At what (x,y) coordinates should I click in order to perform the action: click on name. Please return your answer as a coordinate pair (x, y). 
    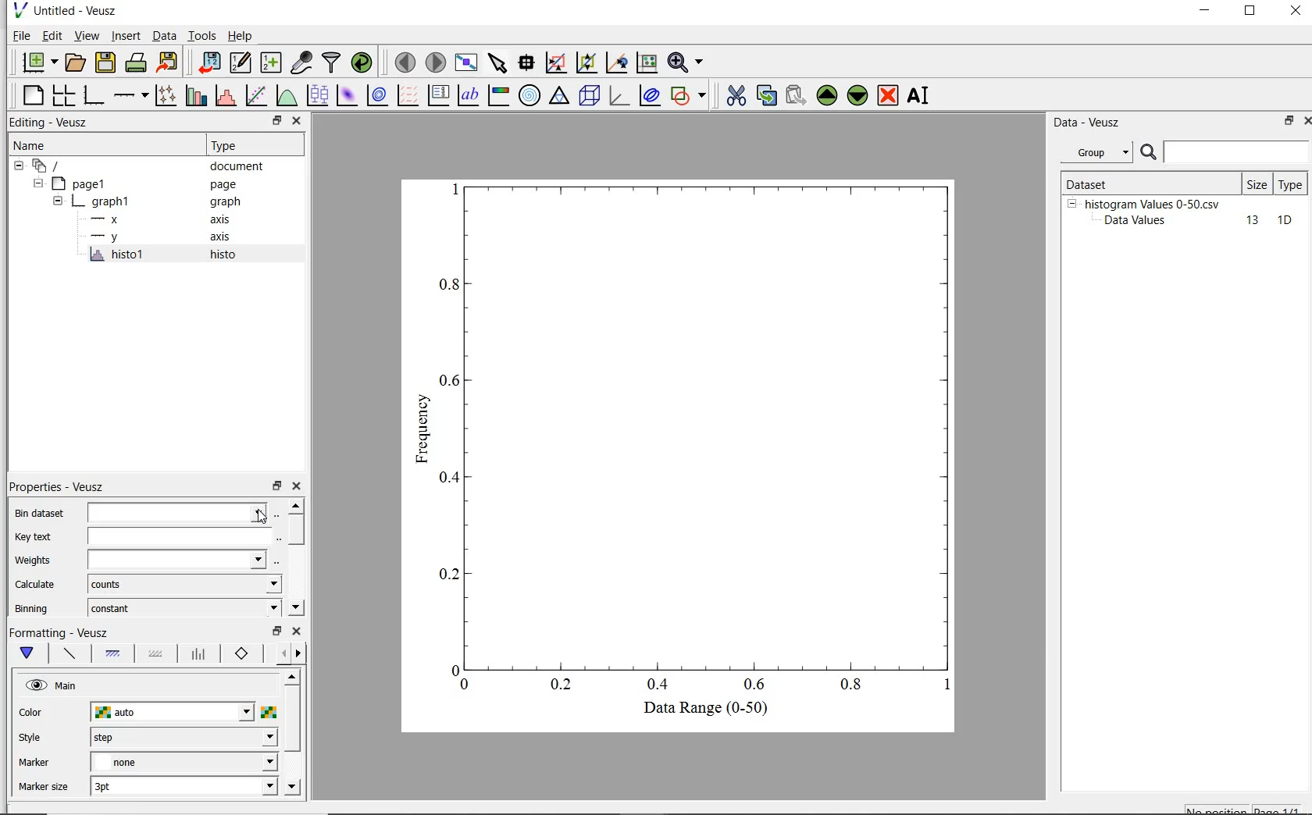
    Looking at the image, I should click on (28, 146).